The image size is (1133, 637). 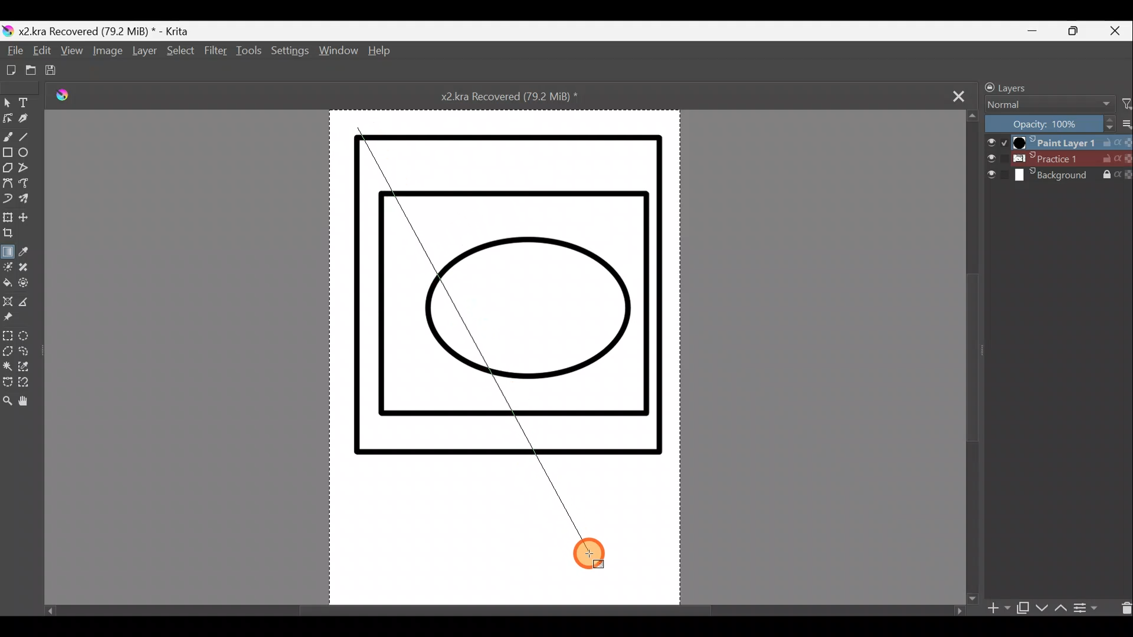 What do you see at coordinates (1058, 159) in the screenshot?
I see `Layer 2` at bounding box center [1058, 159].